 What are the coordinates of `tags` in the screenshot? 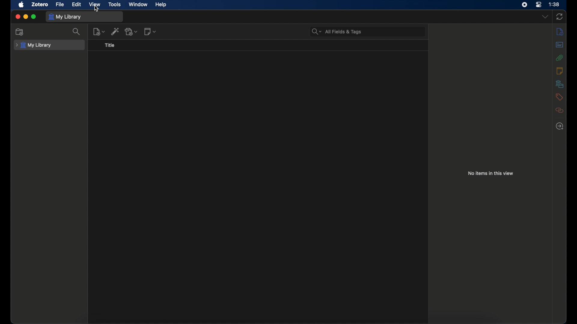 It's located at (560, 97).